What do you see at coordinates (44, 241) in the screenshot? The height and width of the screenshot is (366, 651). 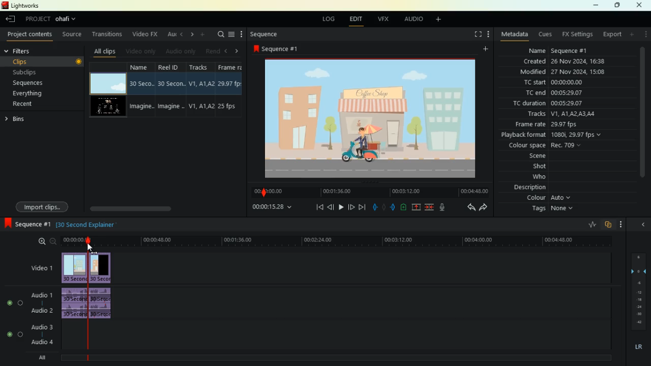 I see `zoom` at bounding box center [44, 241].